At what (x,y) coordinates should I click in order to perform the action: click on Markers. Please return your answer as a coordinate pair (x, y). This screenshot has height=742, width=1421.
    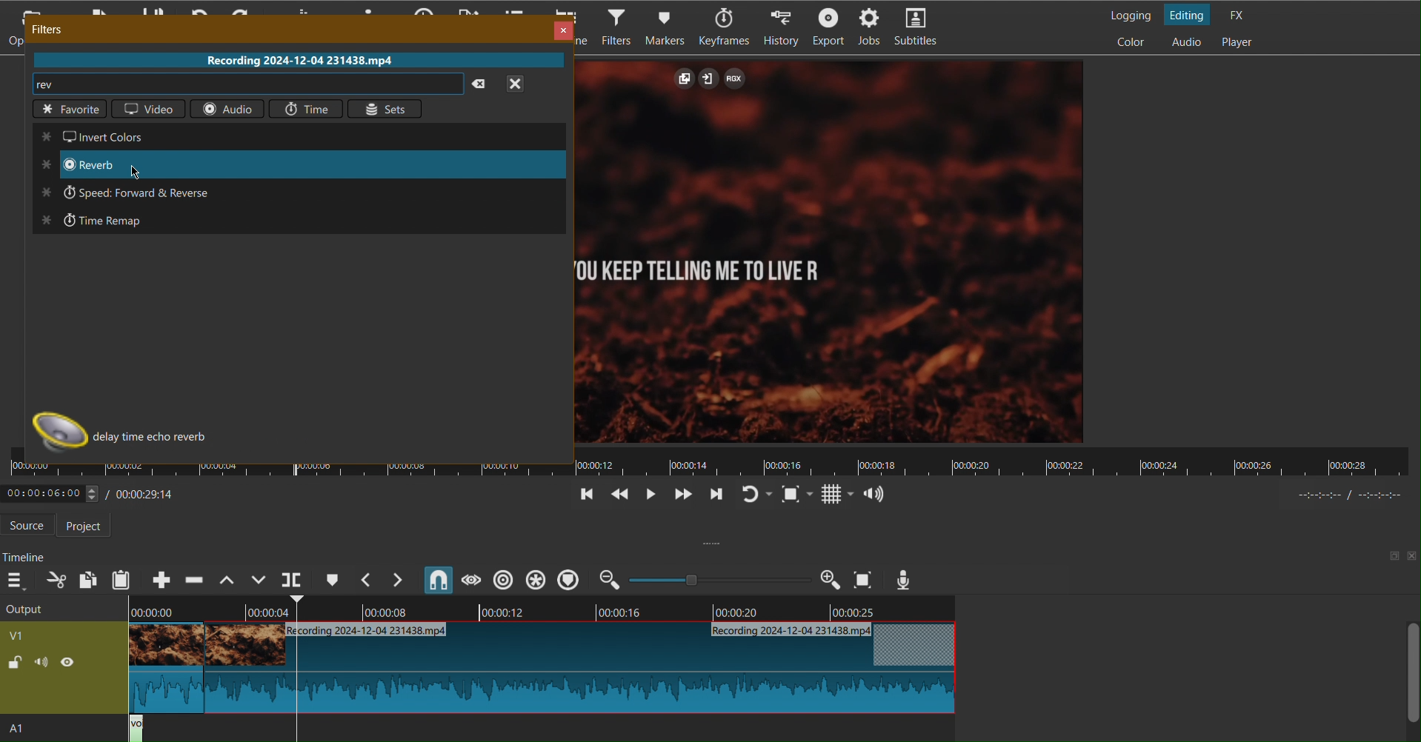
    Looking at the image, I should click on (669, 26).